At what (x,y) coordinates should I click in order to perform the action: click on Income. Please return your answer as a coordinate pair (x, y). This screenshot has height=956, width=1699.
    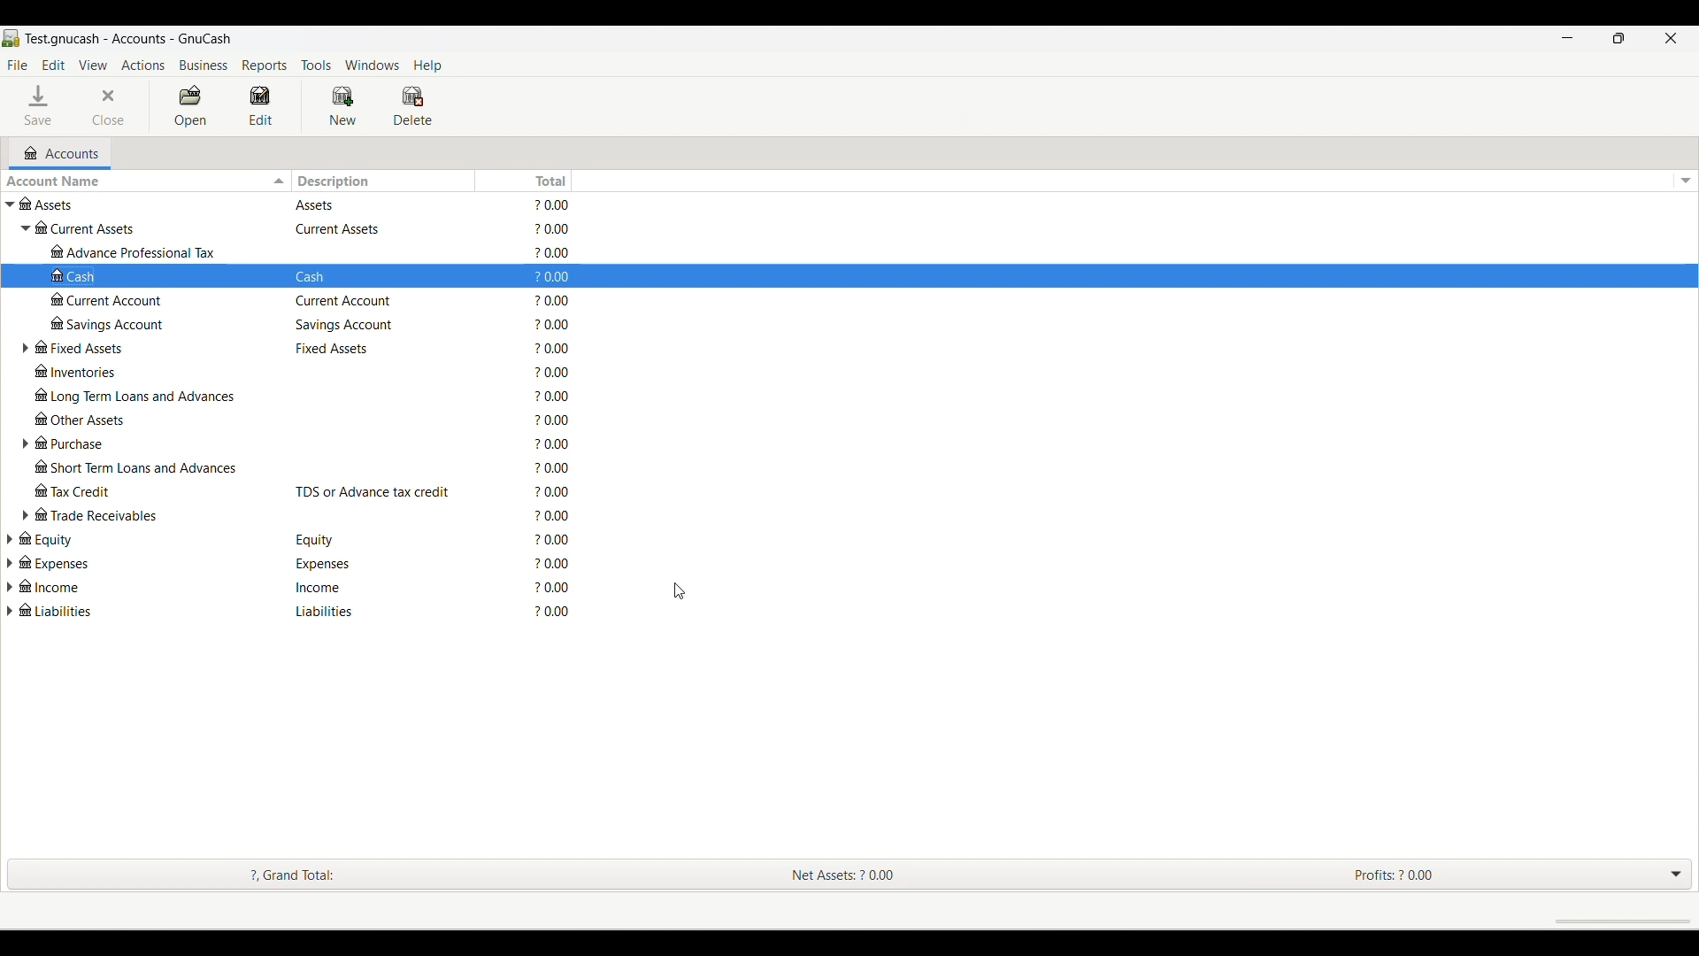
    Looking at the image, I should click on (122, 586).